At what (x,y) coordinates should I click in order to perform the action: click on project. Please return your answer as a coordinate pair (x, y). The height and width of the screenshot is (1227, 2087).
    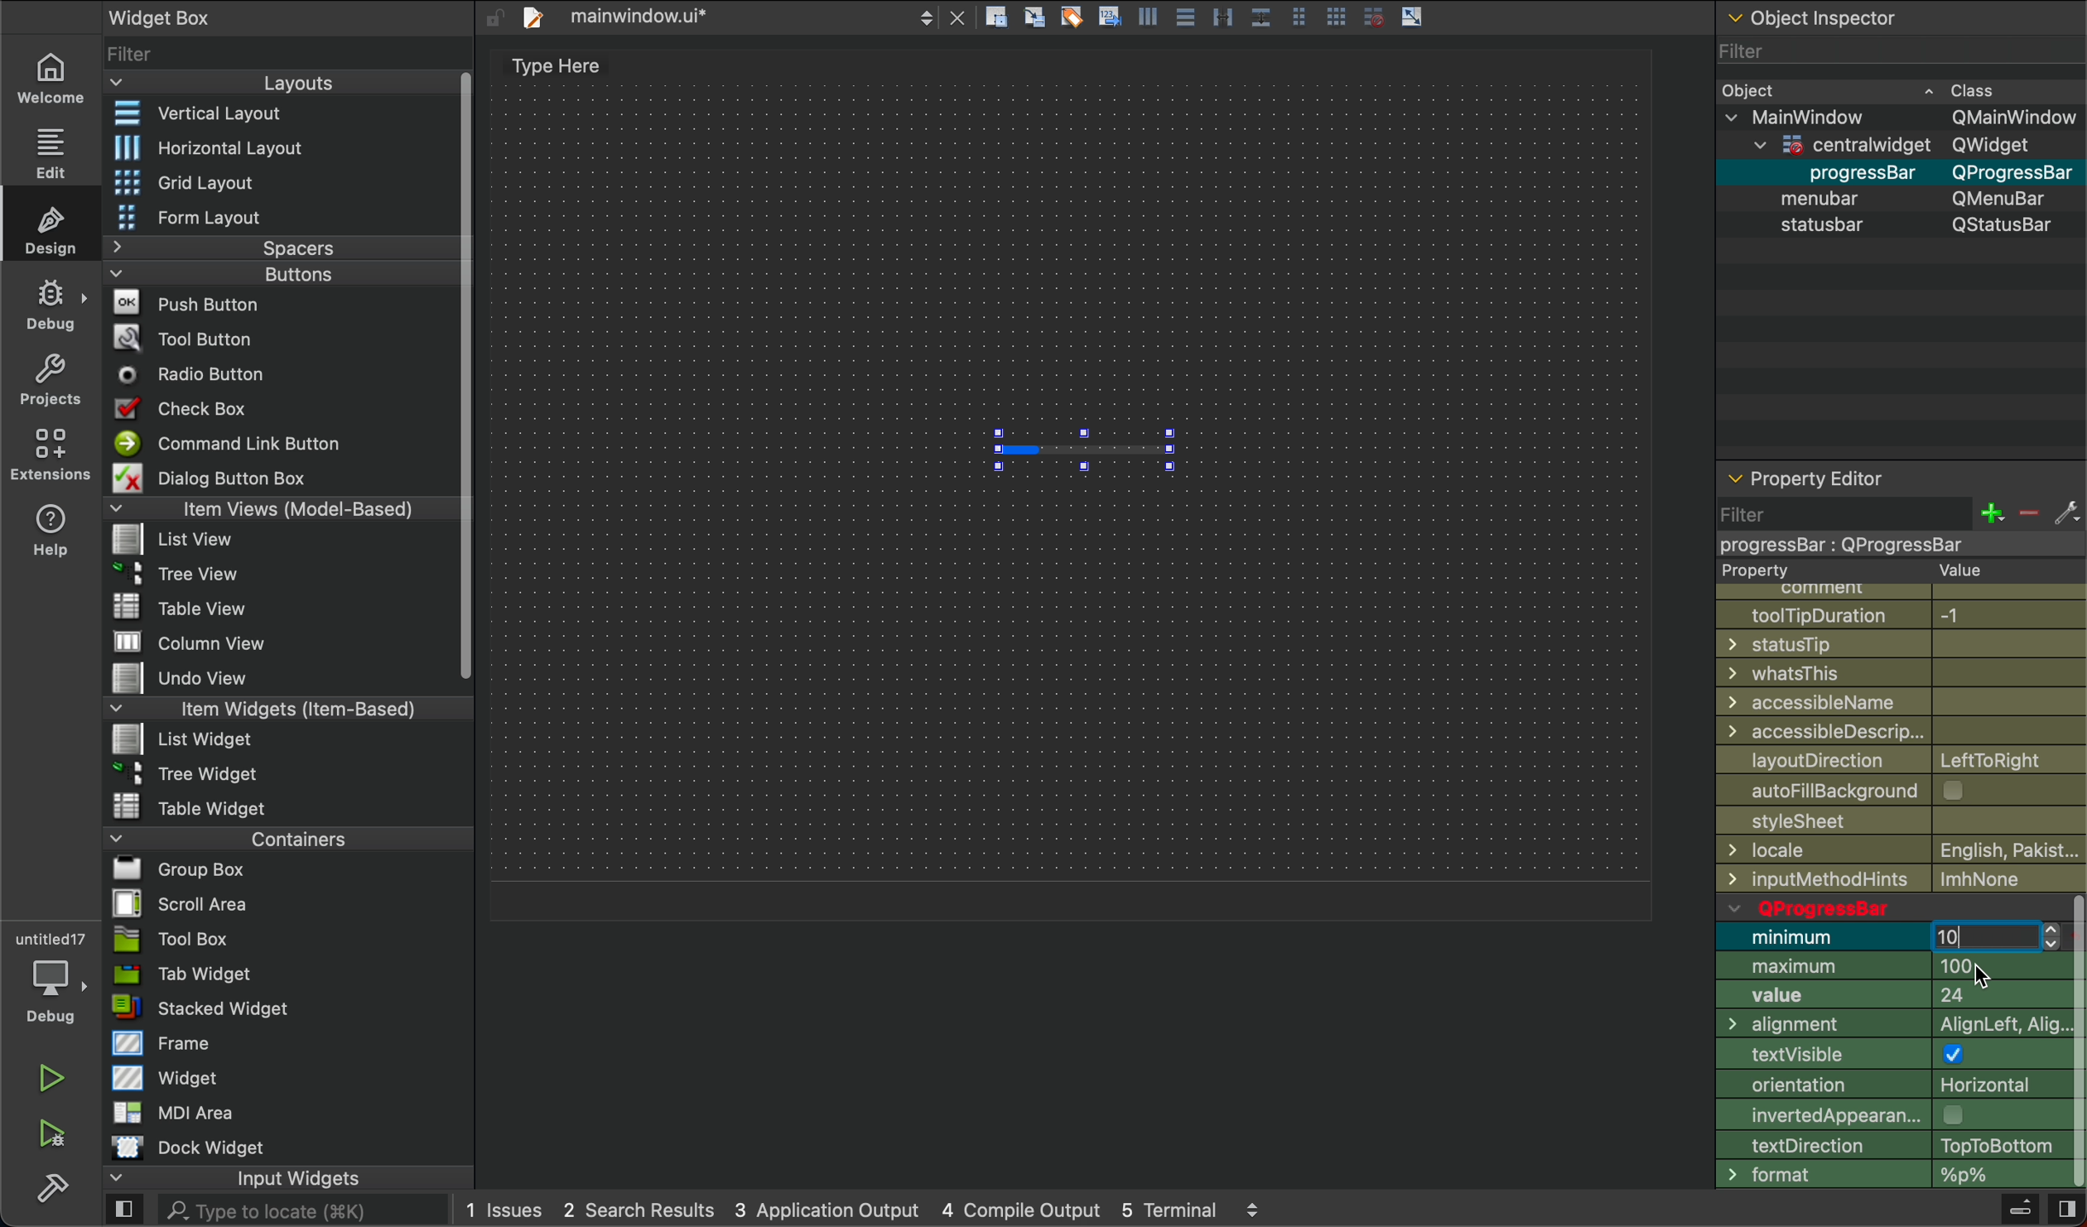
    Looking at the image, I should click on (52, 379).